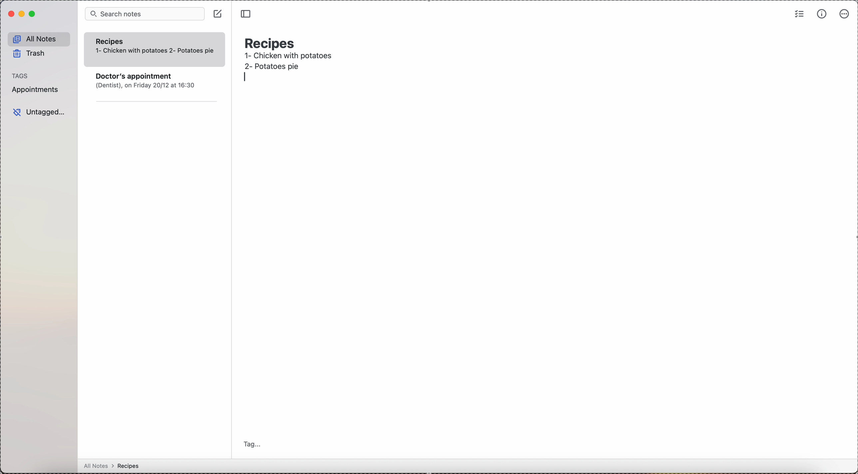  Describe the element at coordinates (249, 77) in the screenshot. I see `enter` at that location.